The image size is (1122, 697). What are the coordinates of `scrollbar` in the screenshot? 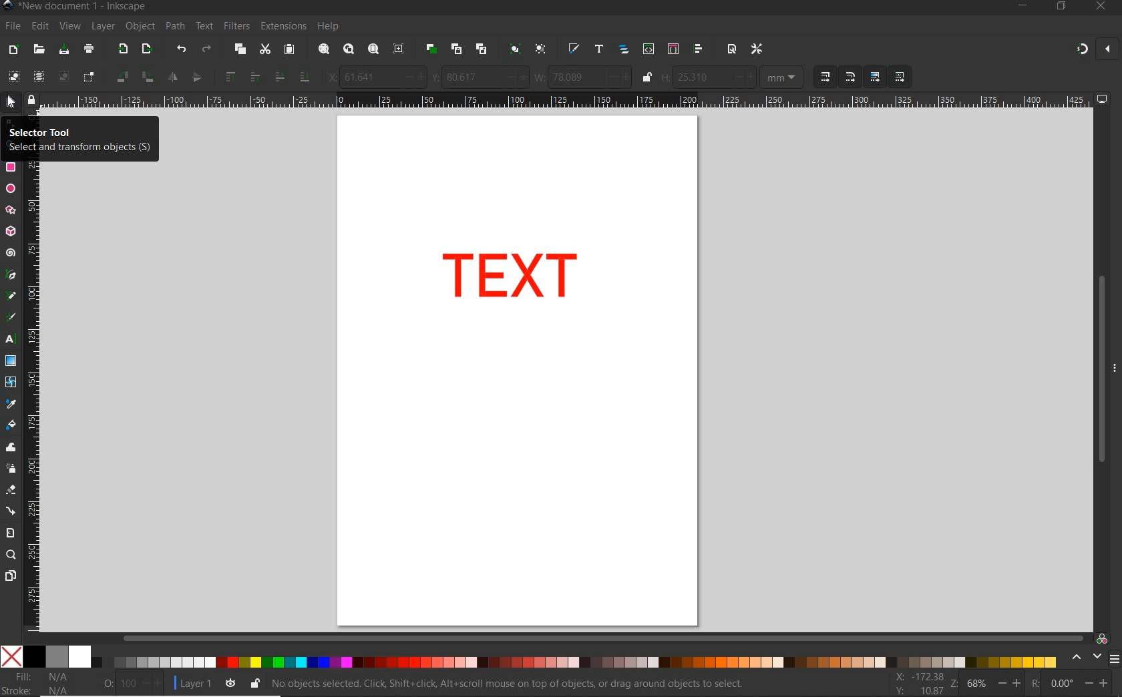 It's located at (603, 638).